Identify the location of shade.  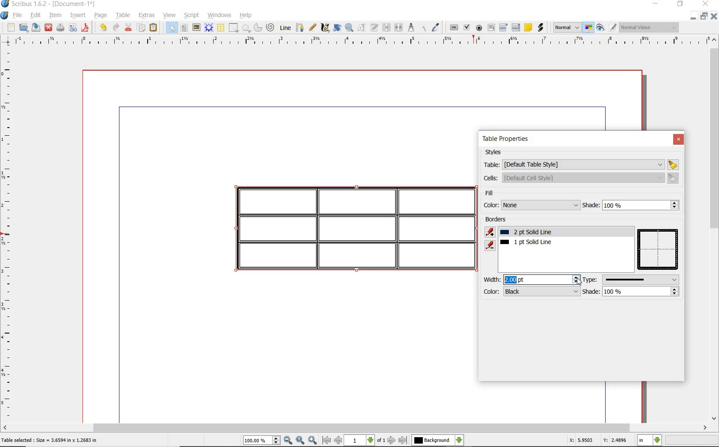
(631, 205).